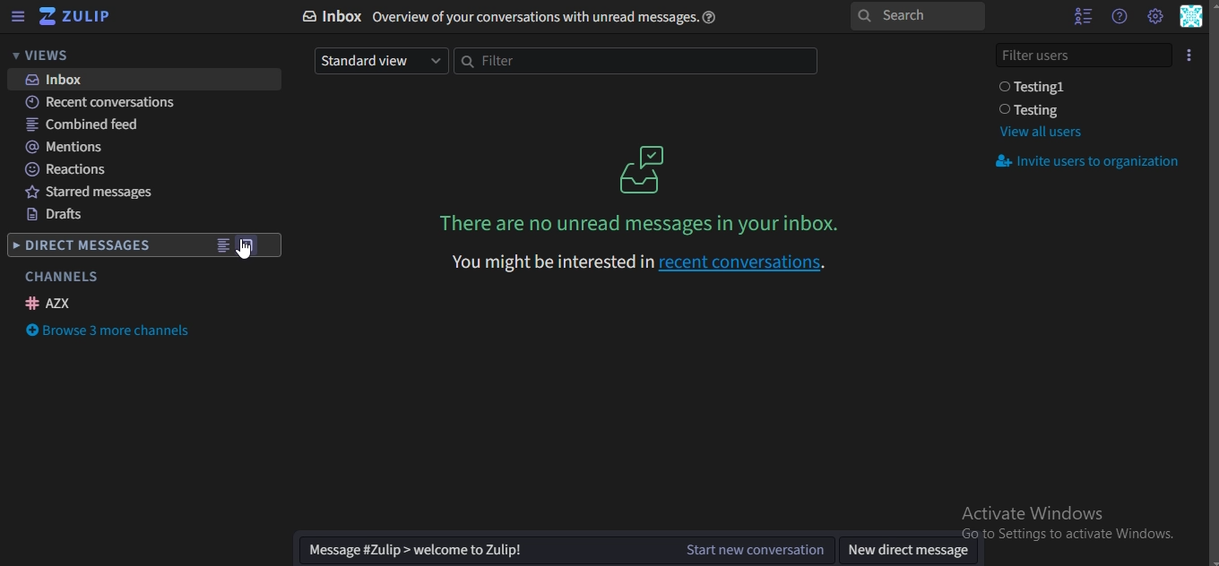 The image size is (1219, 566). Describe the element at coordinates (1119, 16) in the screenshot. I see `help menu` at that location.